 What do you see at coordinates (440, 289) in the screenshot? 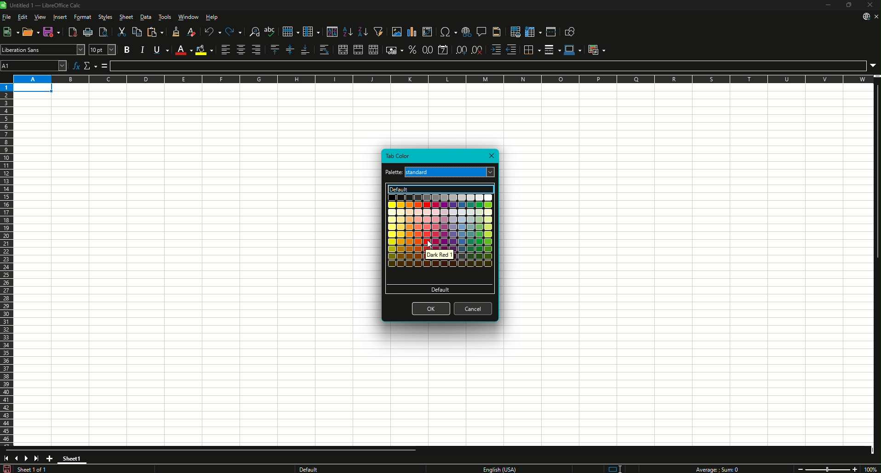
I see `Default` at bounding box center [440, 289].